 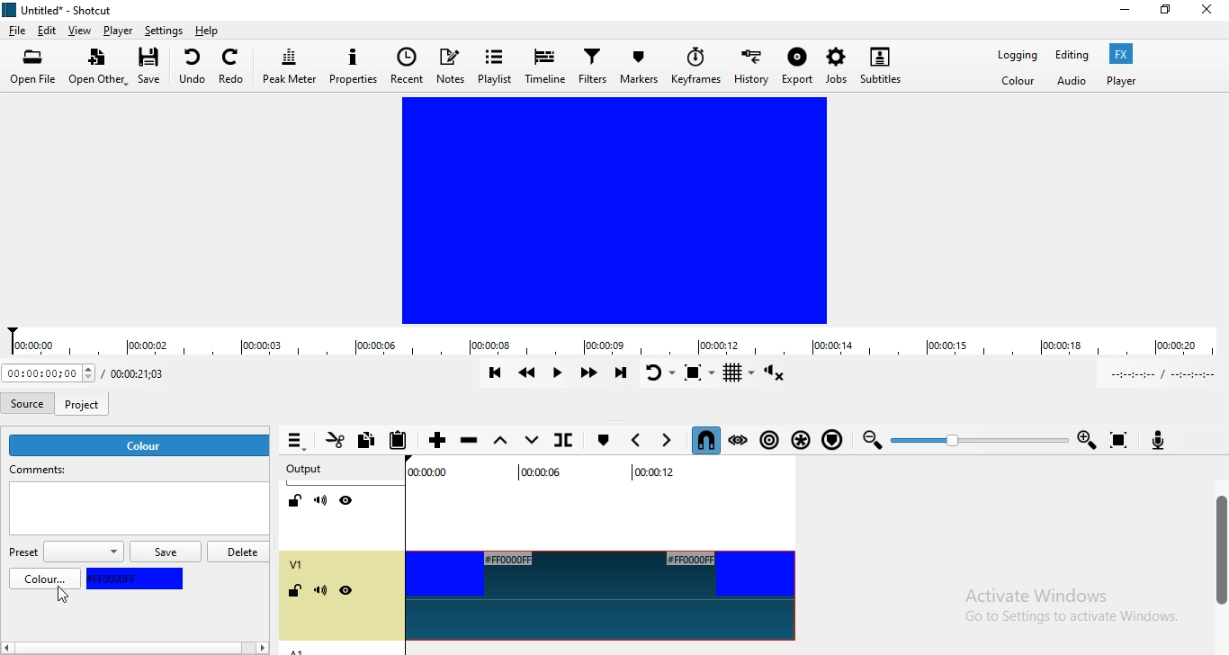 What do you see at coordinates (240, 551) in the screenshot?
I see `delete` at bounding box center [240, 551].